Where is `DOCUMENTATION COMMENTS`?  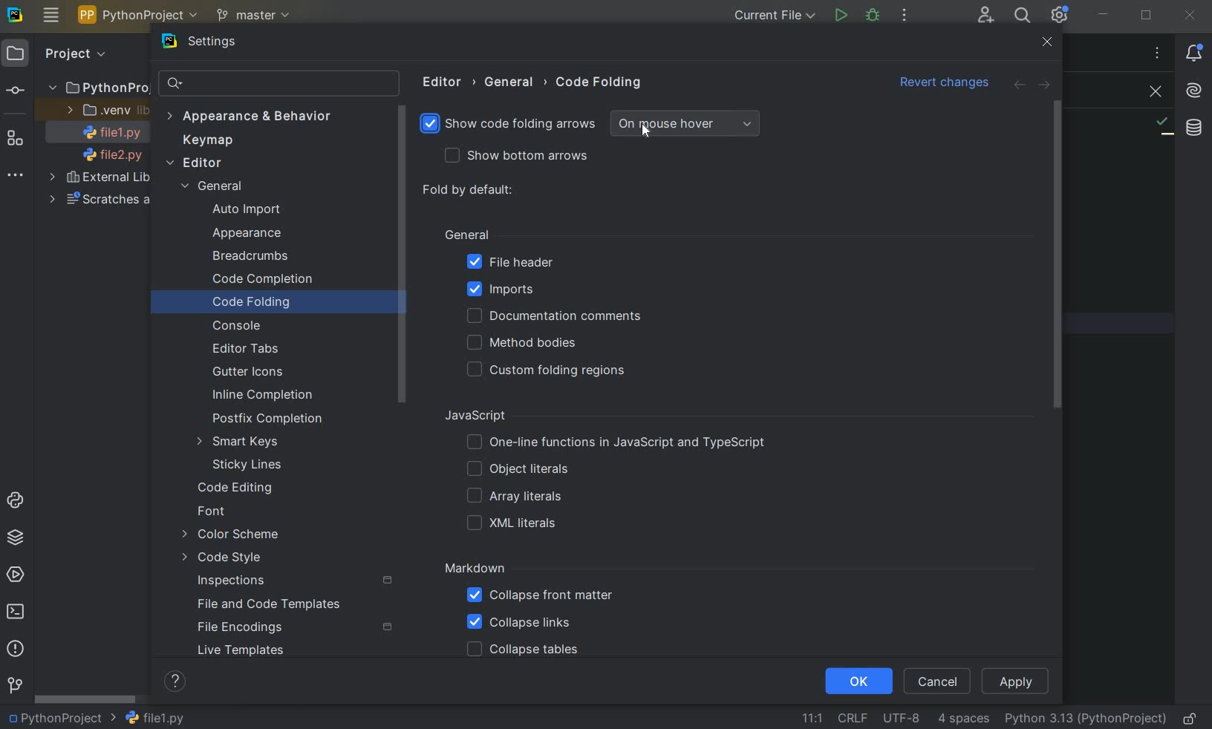 DOCUMENTATION COMMENTS is located at coordinates (553, 316).